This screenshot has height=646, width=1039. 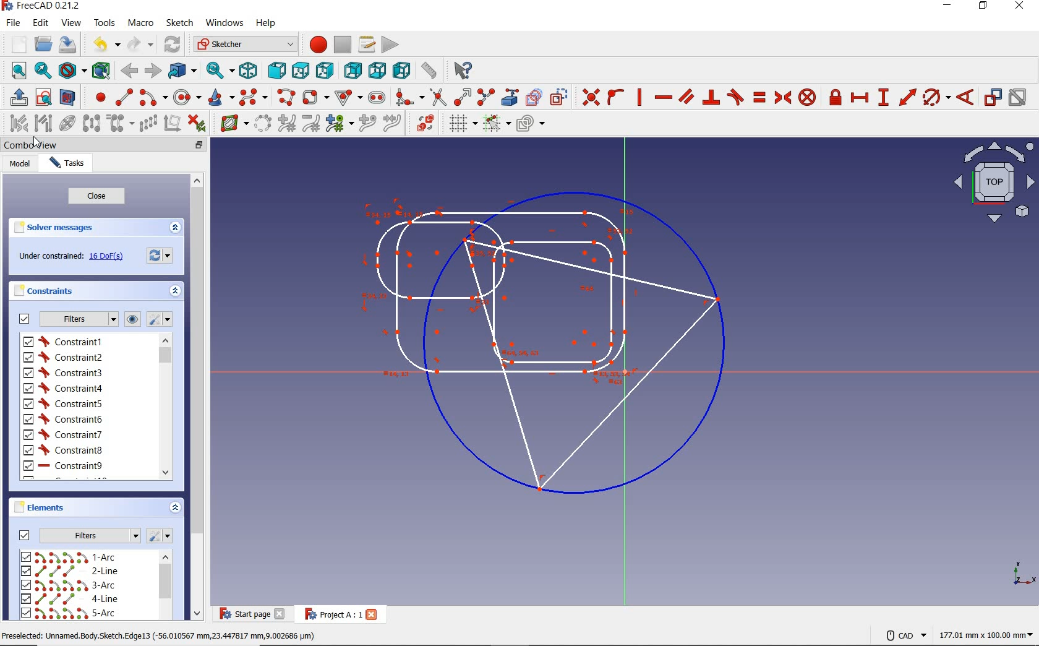 What do you see at coordinates (315, 97) in the screenshot?
I see `create rectangle` at bounding box center [315, 97].